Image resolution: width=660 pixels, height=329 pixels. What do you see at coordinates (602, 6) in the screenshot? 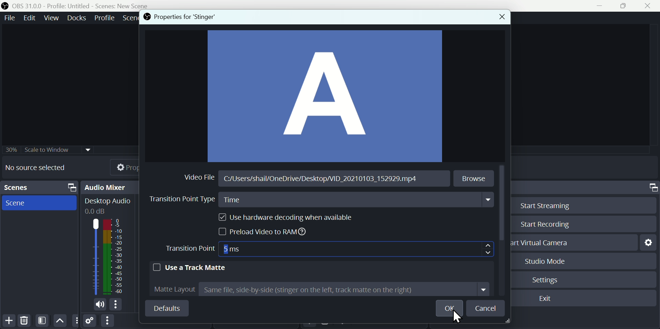
I see `minimise` at bounding box center [602, 6].